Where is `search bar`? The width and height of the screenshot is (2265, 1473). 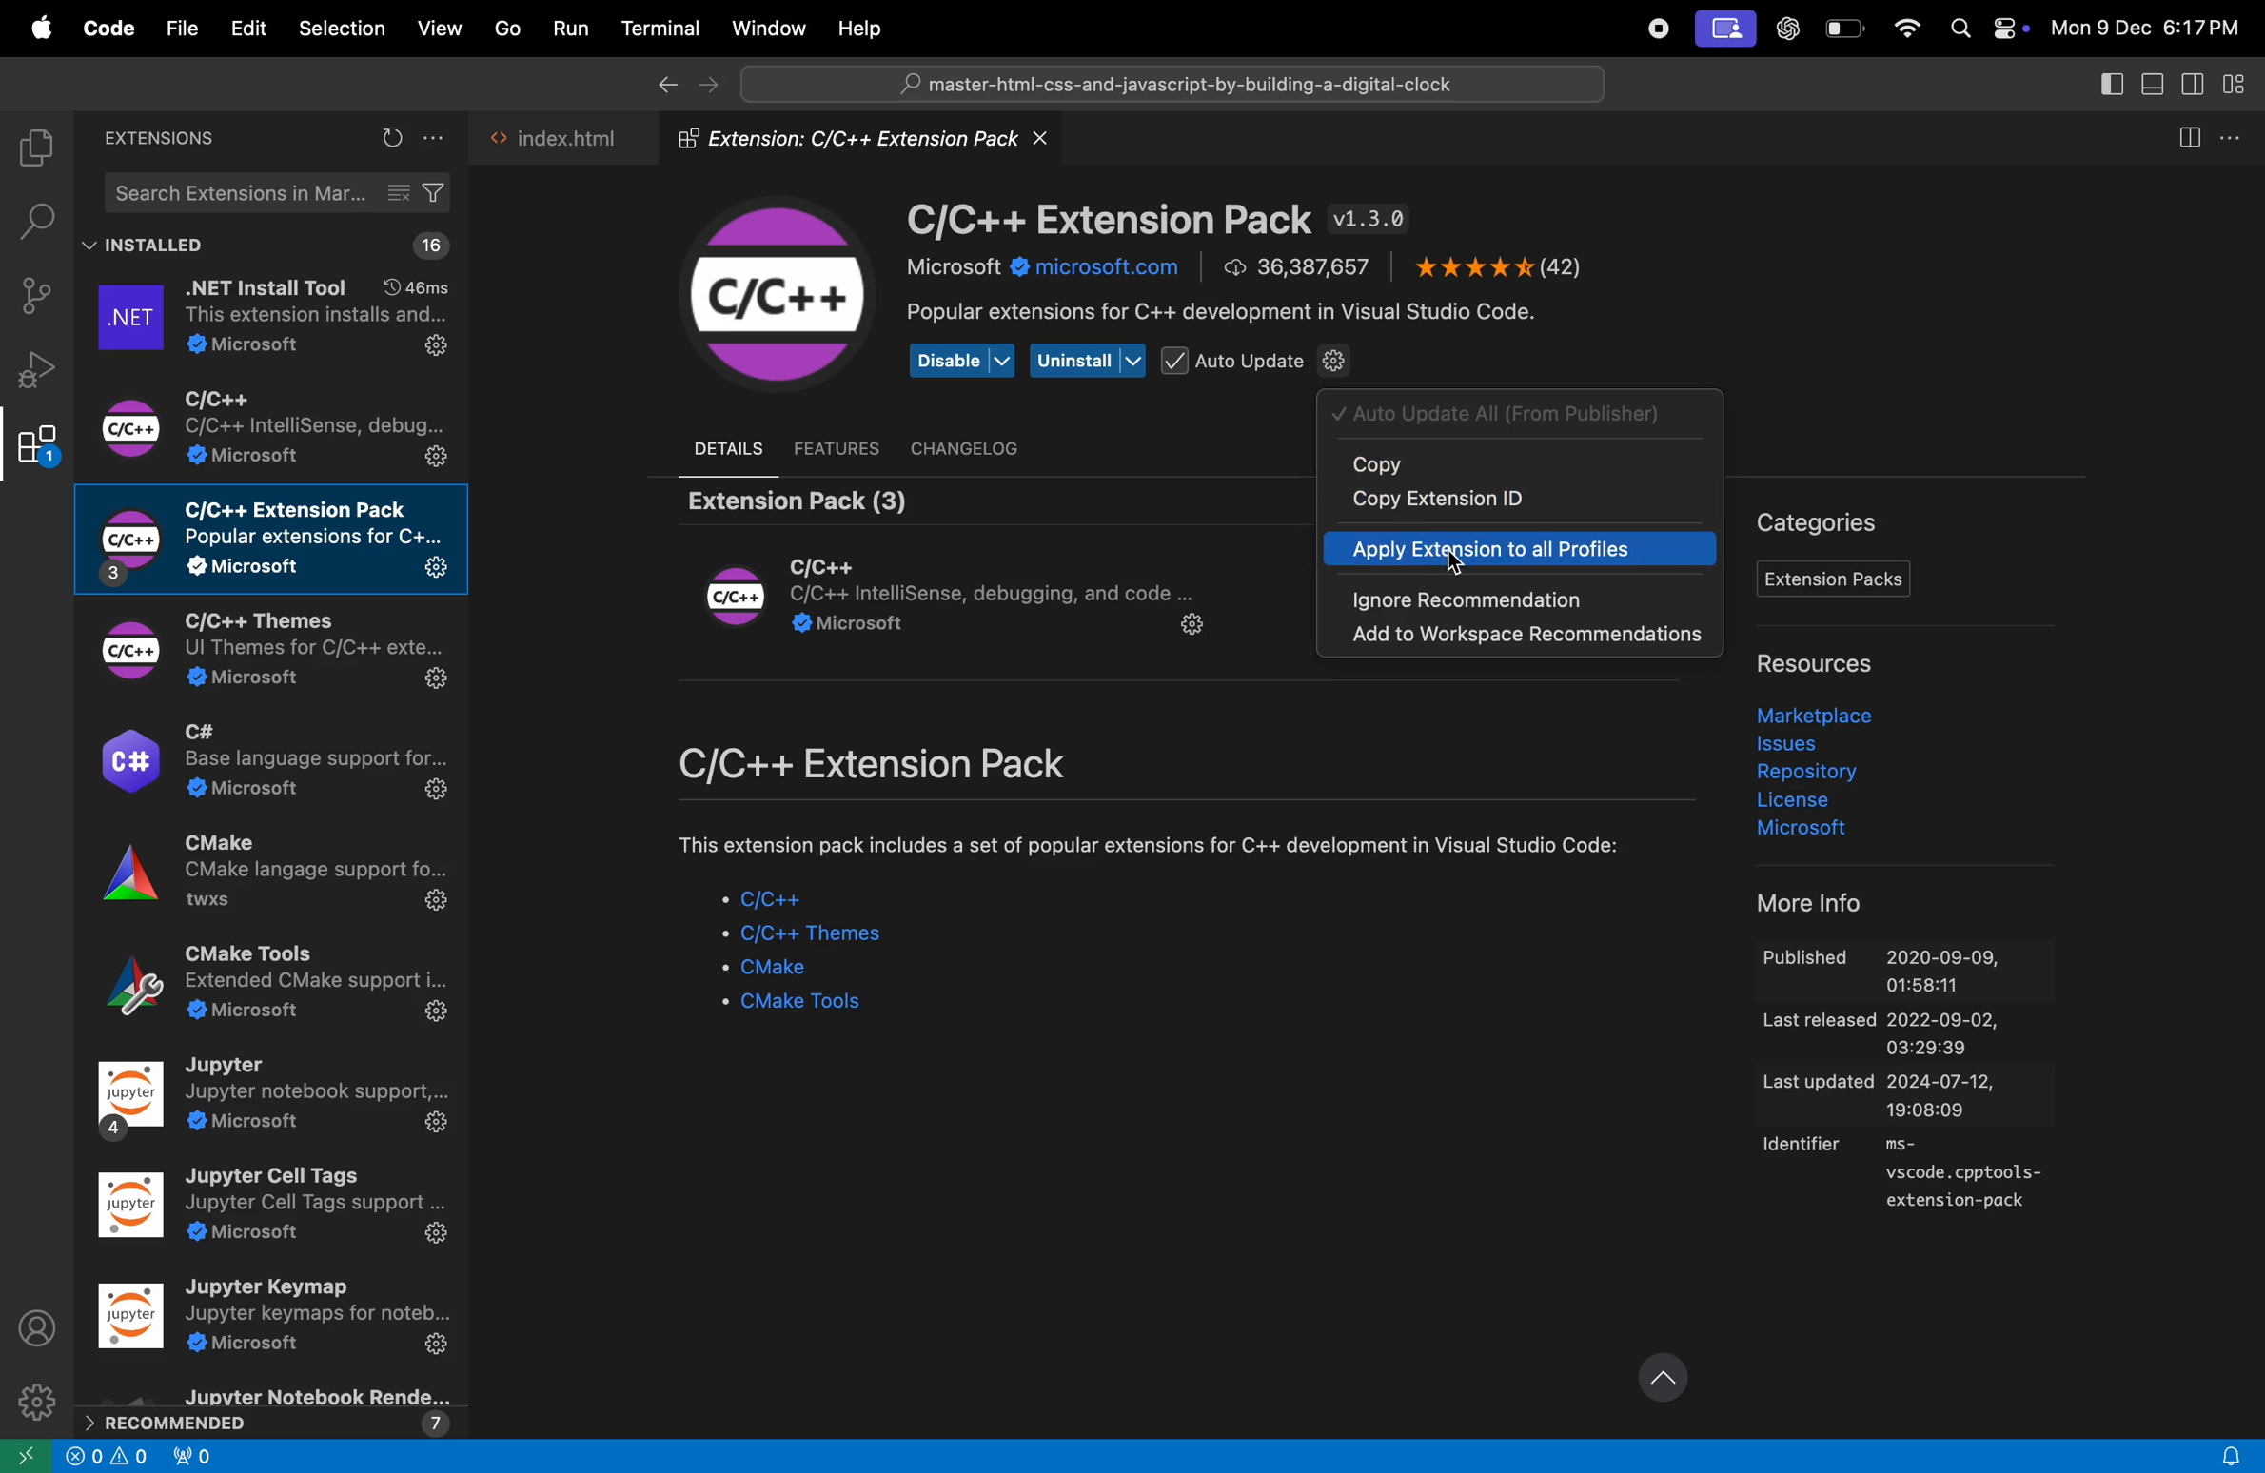 search bar is located at coordinates (1172, 82).